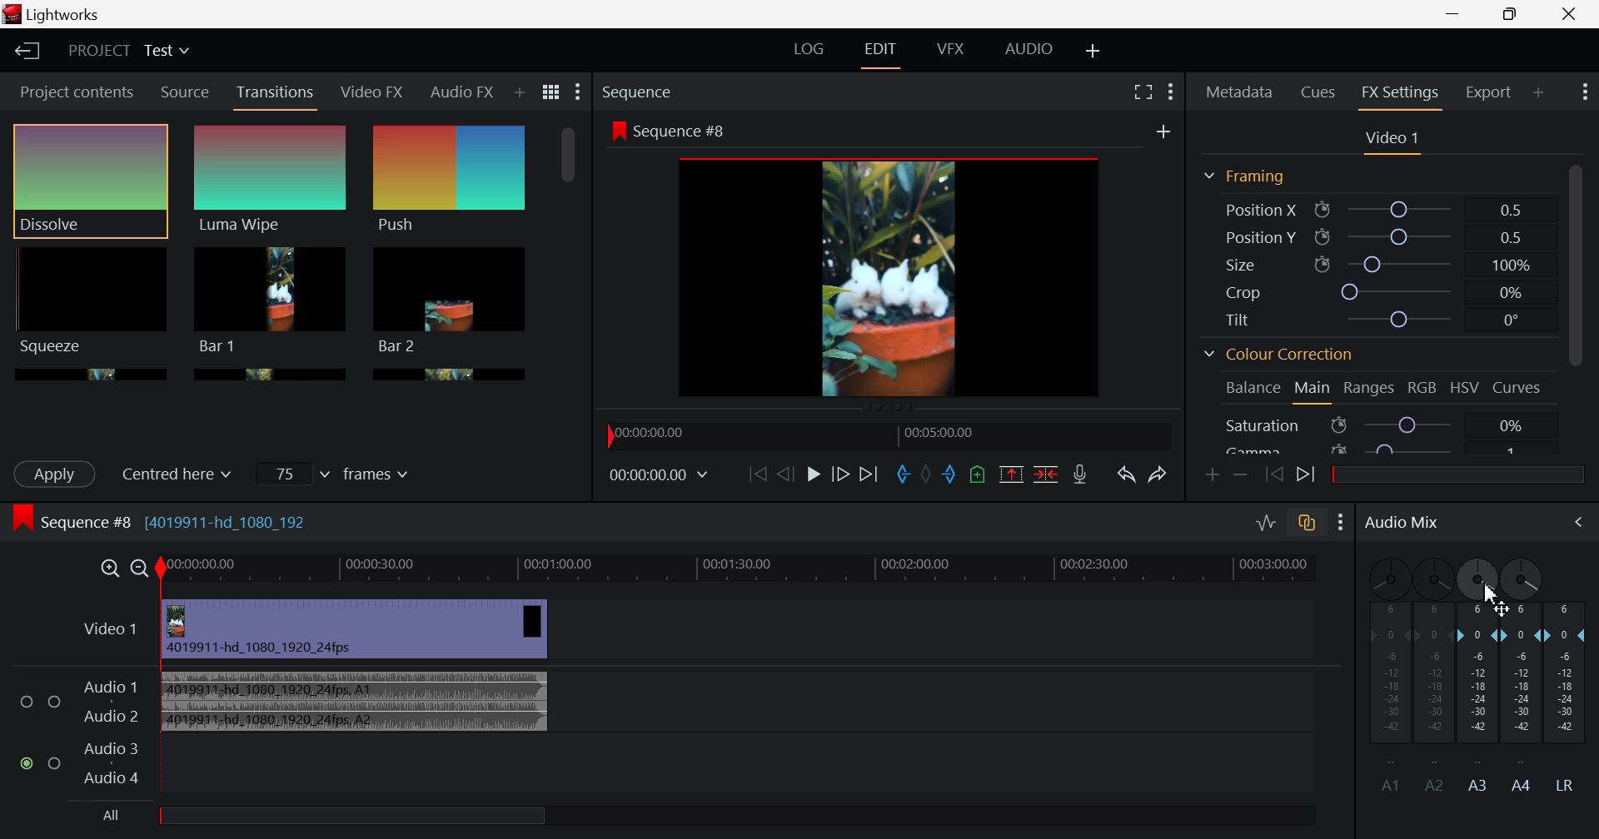  What do you see at coordinates (90, 181) in the screenshot?
I see `Dissolve` at bounding box center [90, 181].